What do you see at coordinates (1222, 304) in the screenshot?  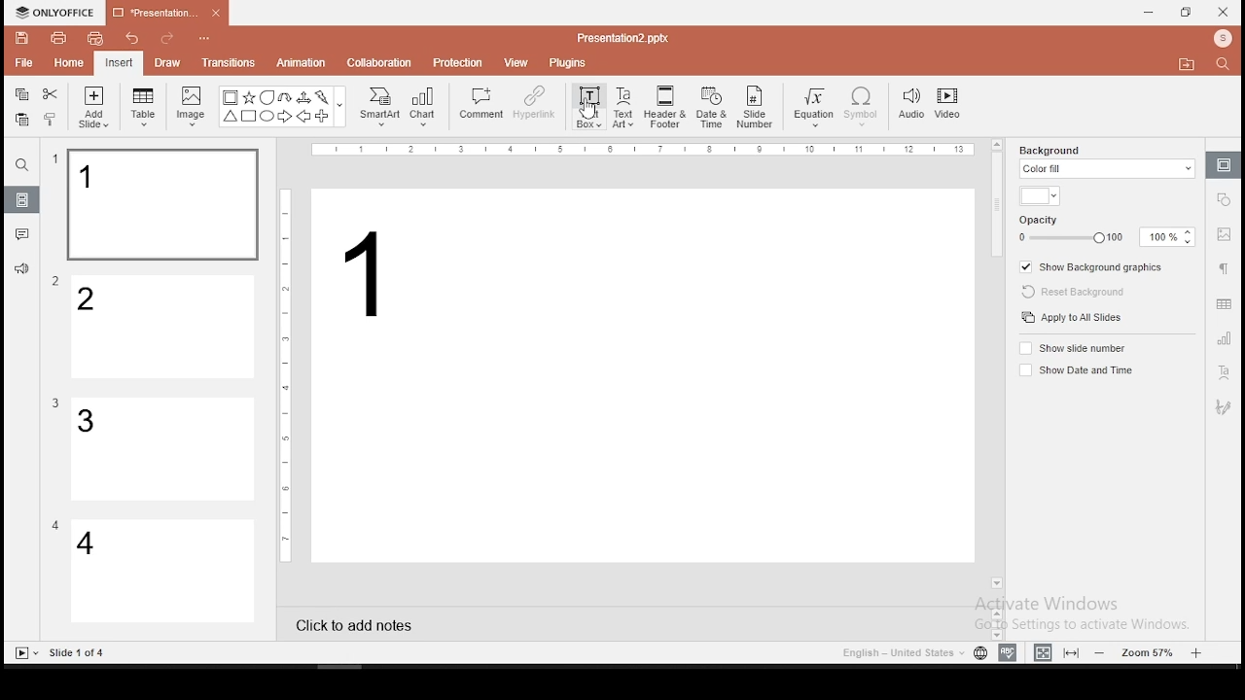 I see `table settings` at bounding box center [1222, 304].